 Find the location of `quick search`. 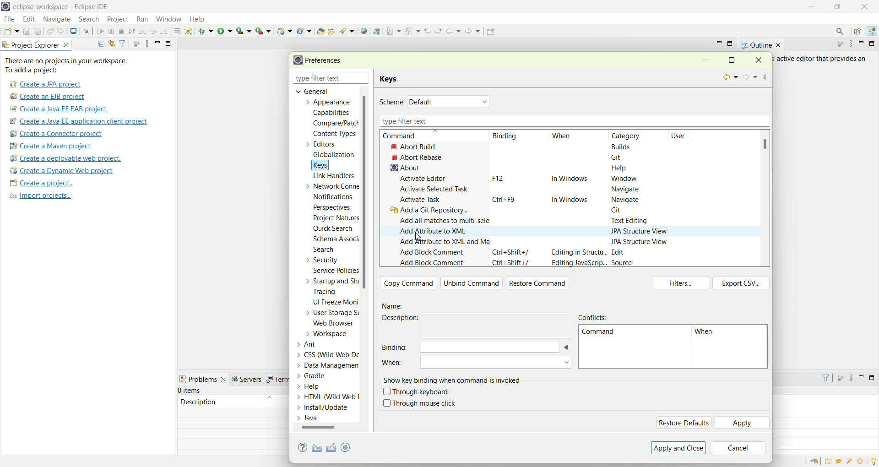

quick search is located at coordinates (333, 230).